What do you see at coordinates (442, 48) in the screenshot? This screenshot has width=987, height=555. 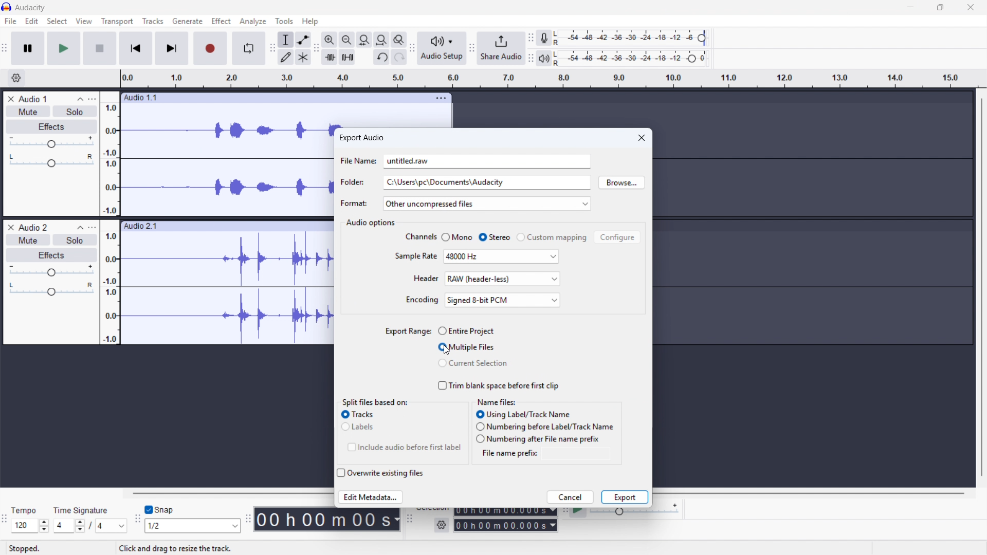 I see `Audio setup` at bounding box center [442, 48].